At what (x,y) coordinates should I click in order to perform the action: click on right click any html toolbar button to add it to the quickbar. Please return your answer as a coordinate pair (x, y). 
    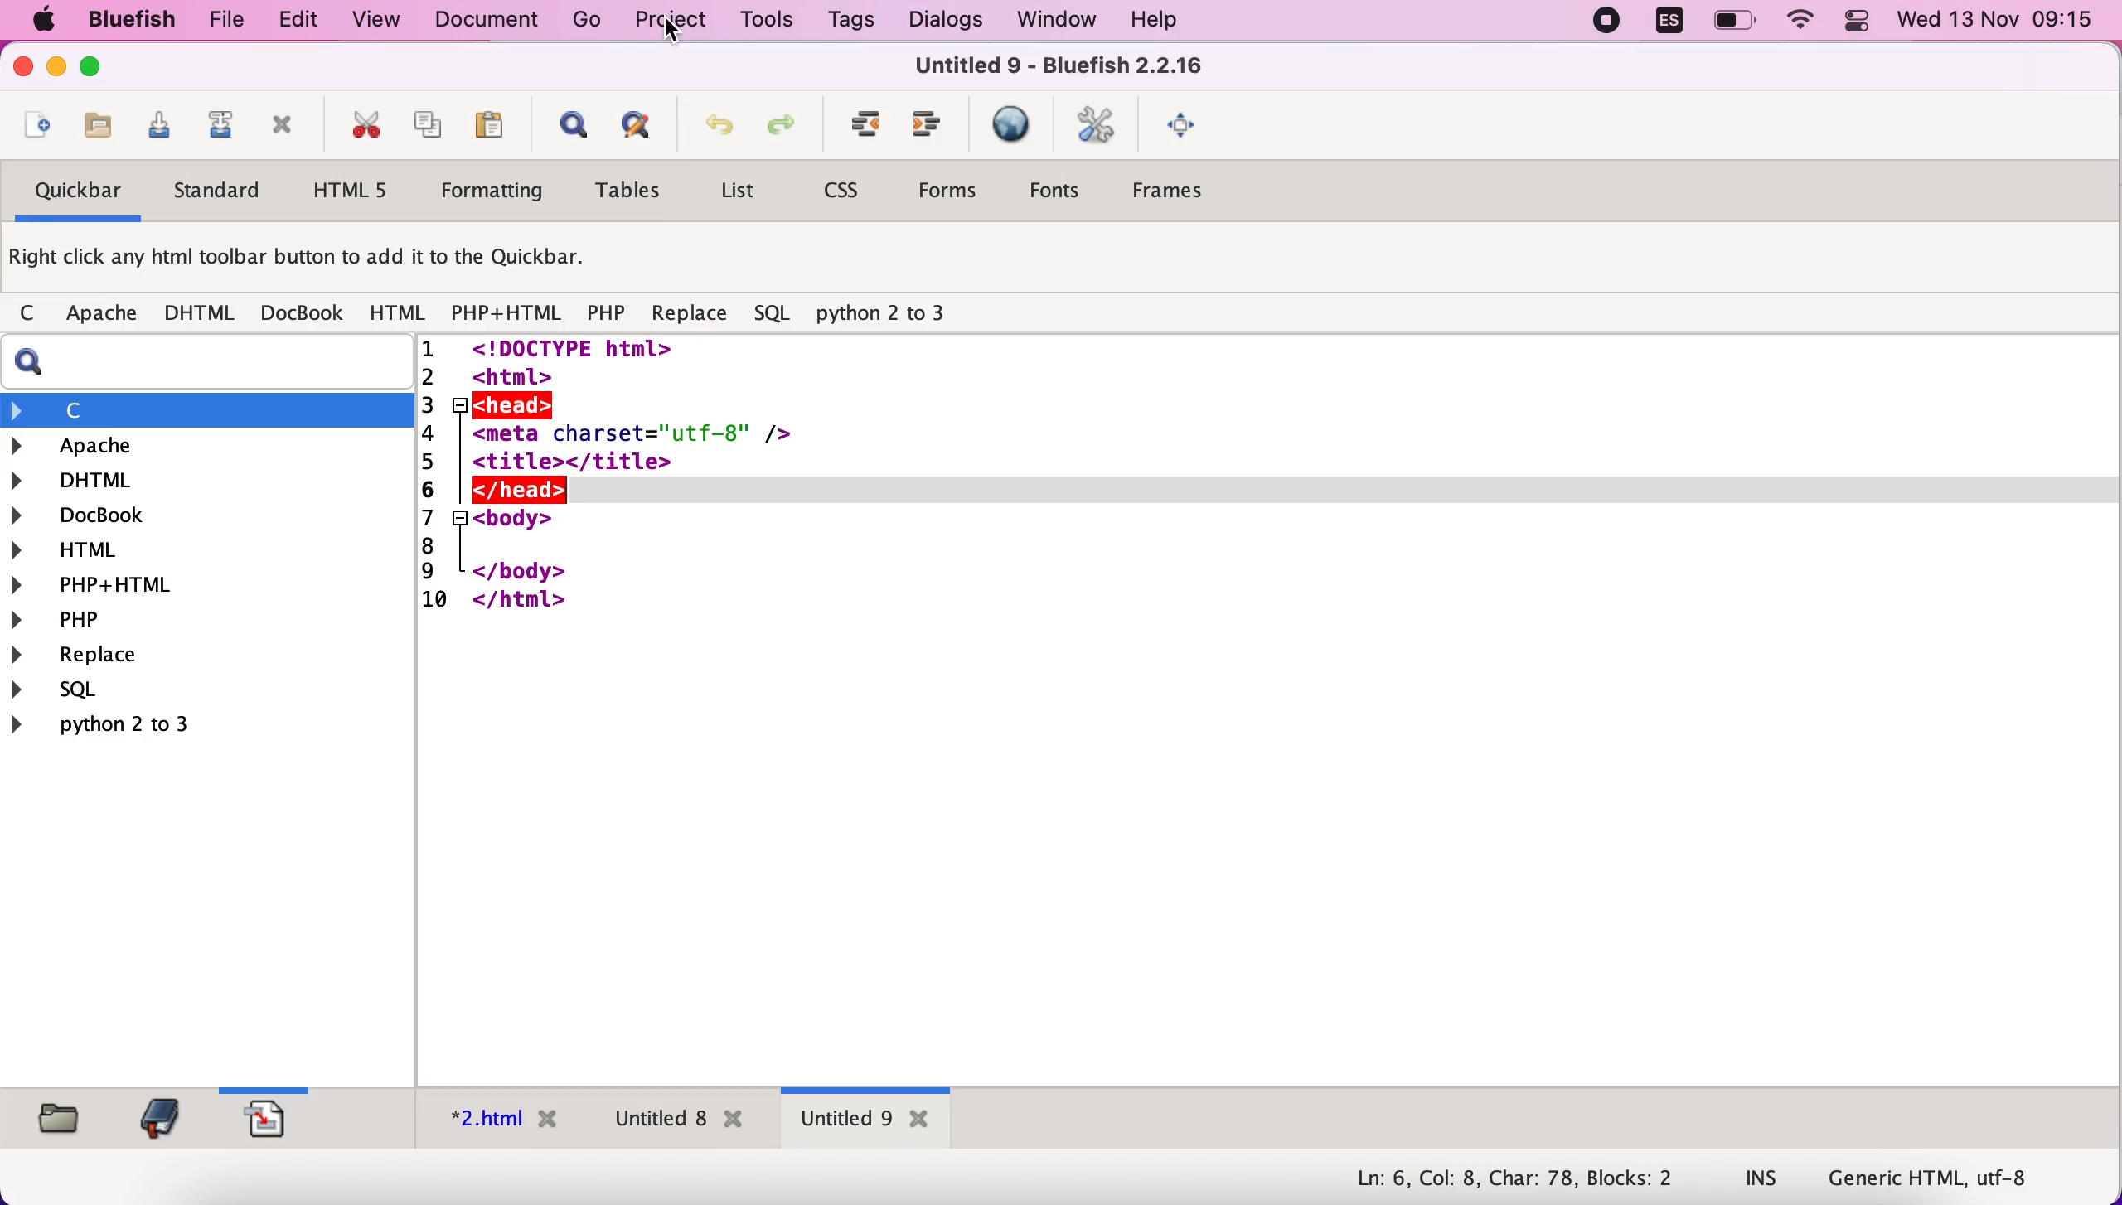
    Looking at the image, I should click on (308, 262).